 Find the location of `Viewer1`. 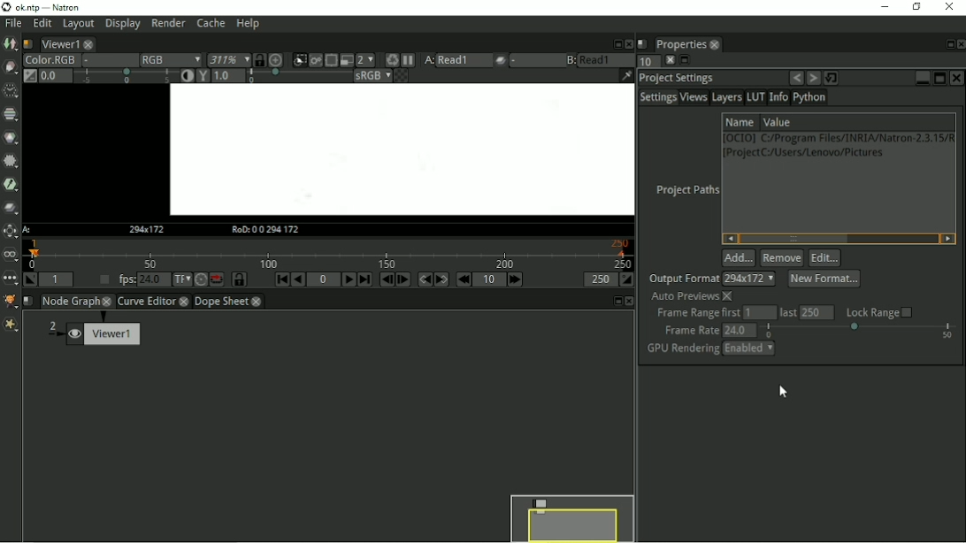

Viewer1 is located at coordinates (91, 331).